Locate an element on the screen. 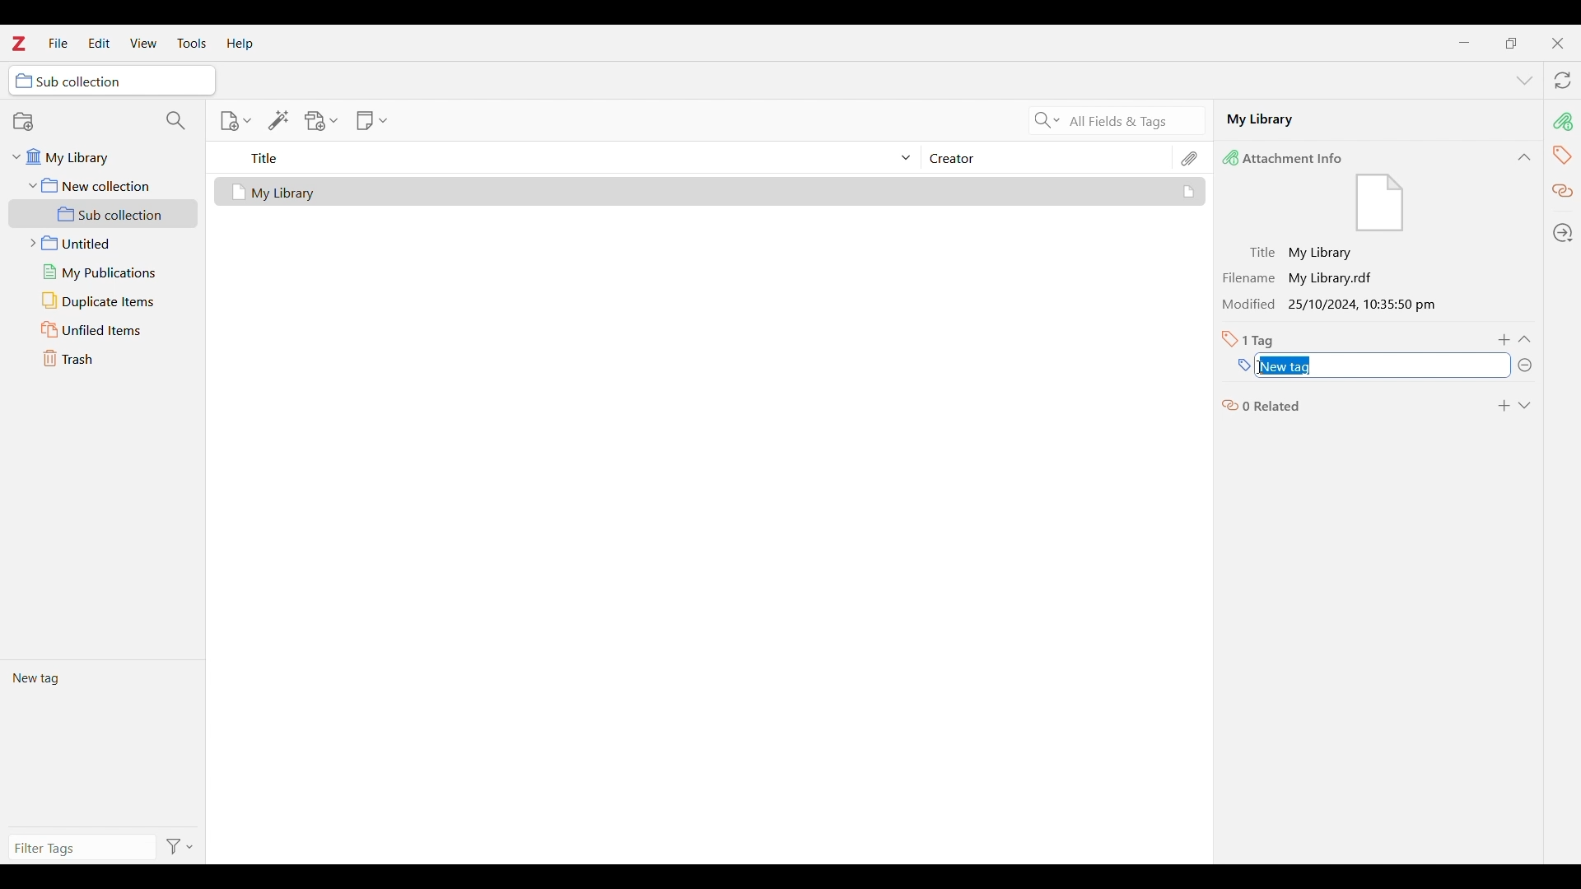  tag is located at coordinates (1562, 154).